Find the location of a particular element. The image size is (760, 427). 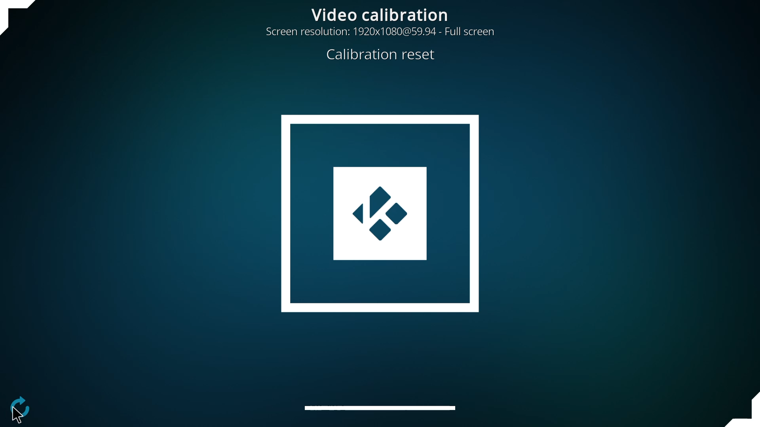

calibration is located at coordinates (379, 213).